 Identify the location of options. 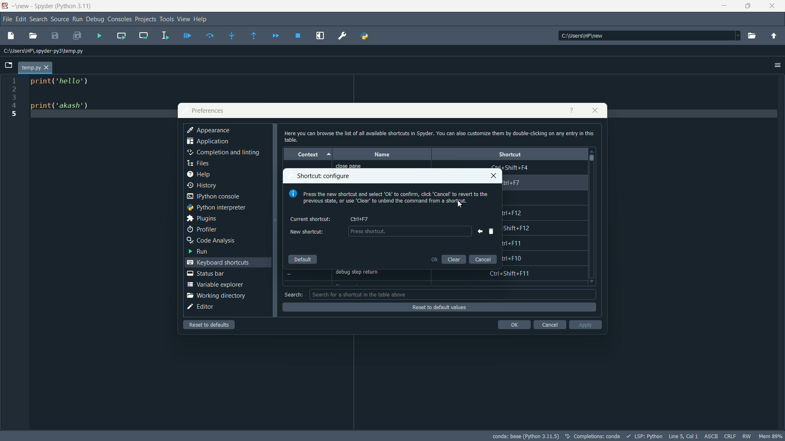
(778, 65).